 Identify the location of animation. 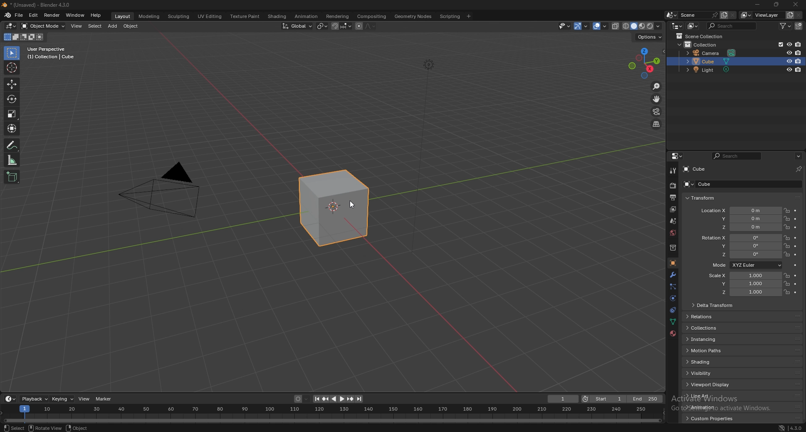
(705, 407).